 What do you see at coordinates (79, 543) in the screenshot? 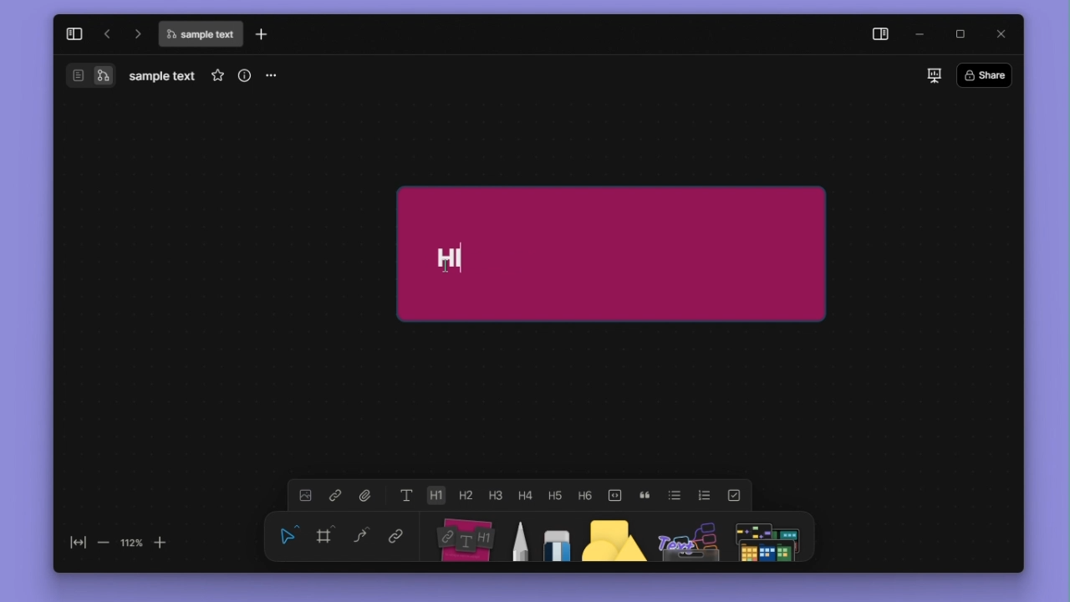
I see `fit to screen` at bounding box center [79, 543].